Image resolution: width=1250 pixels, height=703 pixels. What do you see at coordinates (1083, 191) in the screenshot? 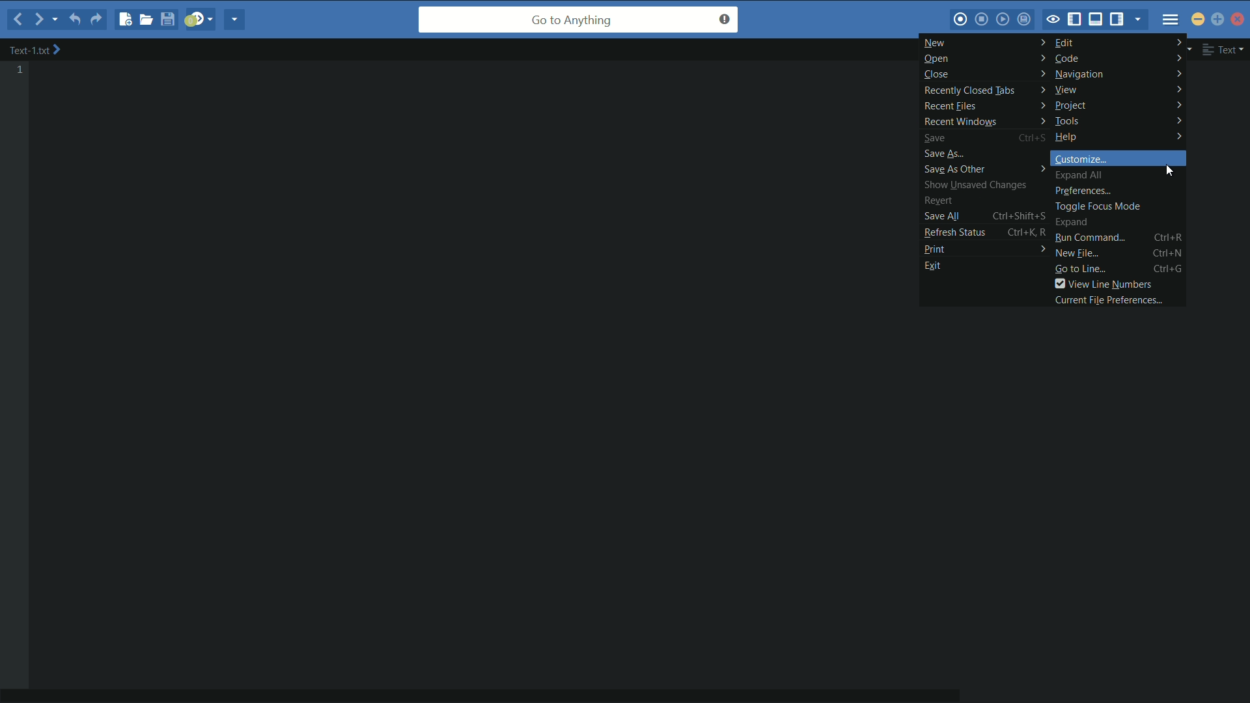
I see `preferences` at bounding box center [1083, 191].